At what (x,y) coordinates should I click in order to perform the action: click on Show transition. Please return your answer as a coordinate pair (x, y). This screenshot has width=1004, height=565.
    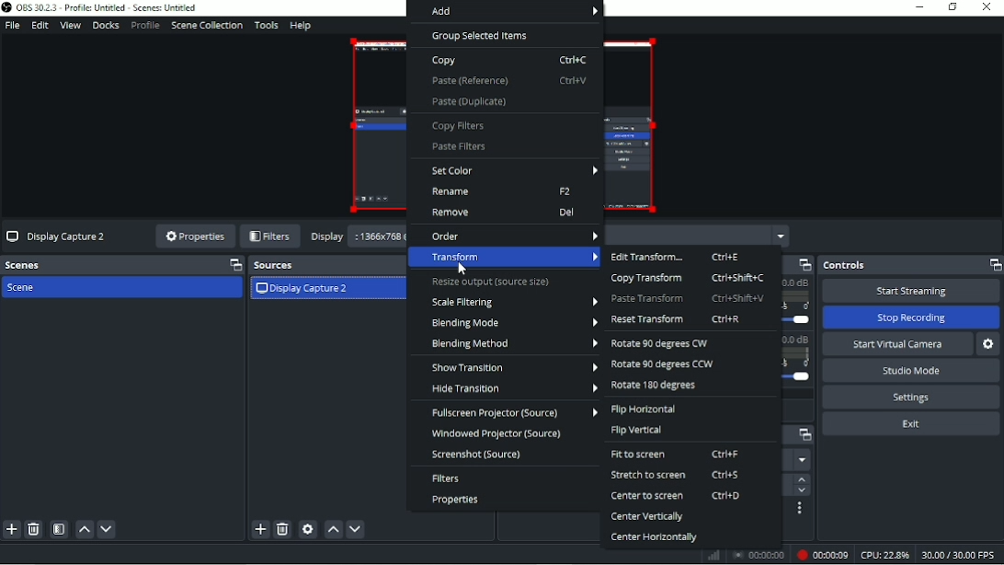
    Looking at the image, I should click on (514, 367).